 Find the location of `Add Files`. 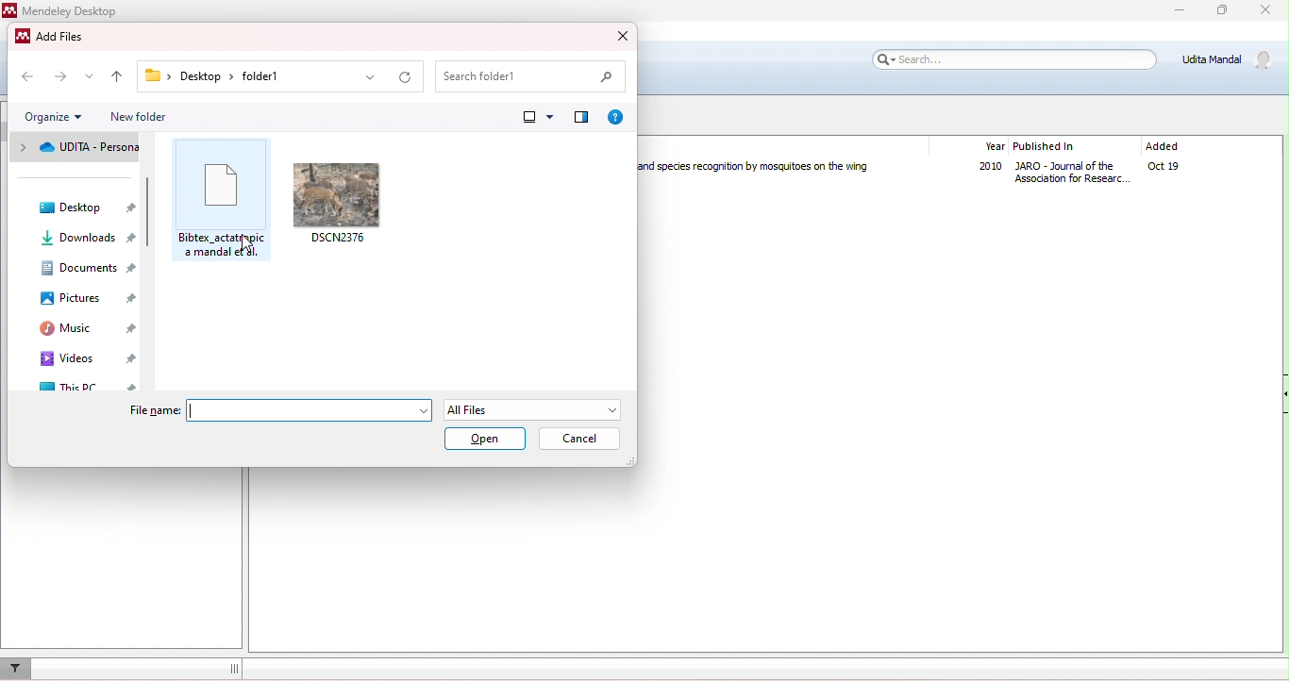

Add Files is located at coordinates (59, 36).